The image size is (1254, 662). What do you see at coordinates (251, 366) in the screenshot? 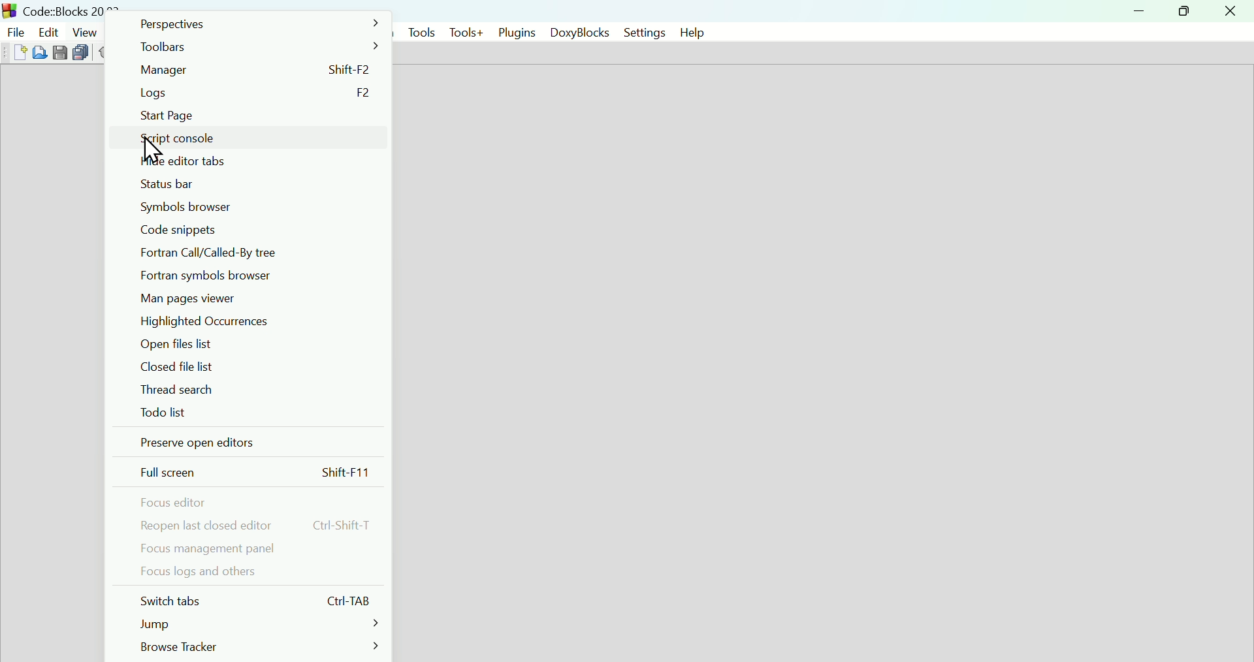
I see `Closed file list` at bounding box center [251, 366].